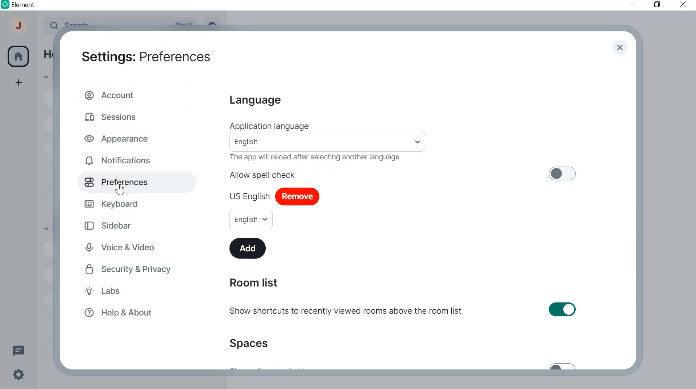  I want to click on CREATE A SPACE, so click(19, 84).